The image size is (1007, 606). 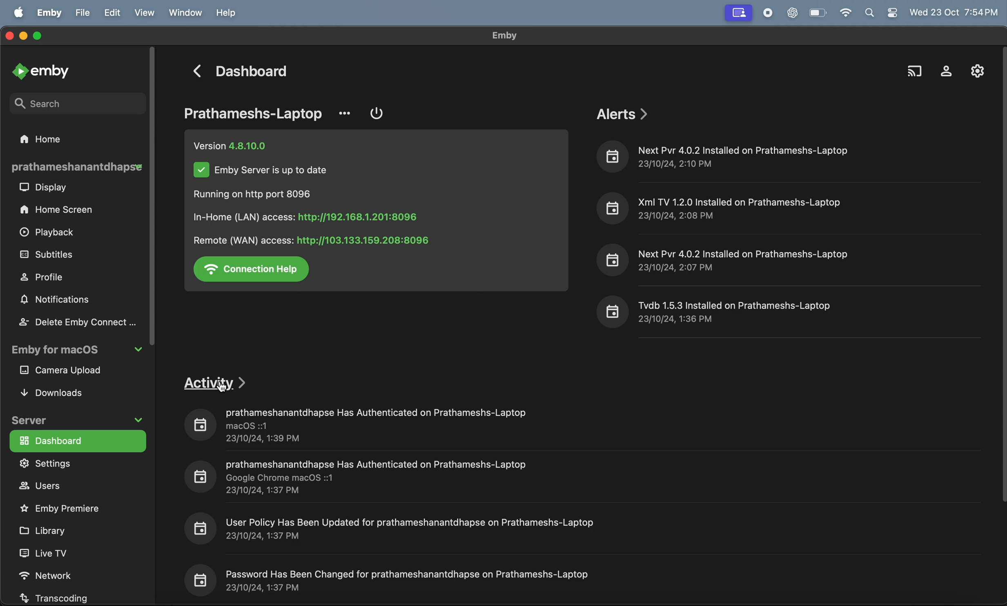 I want to click on laptop name, so click(x=255, y=113).